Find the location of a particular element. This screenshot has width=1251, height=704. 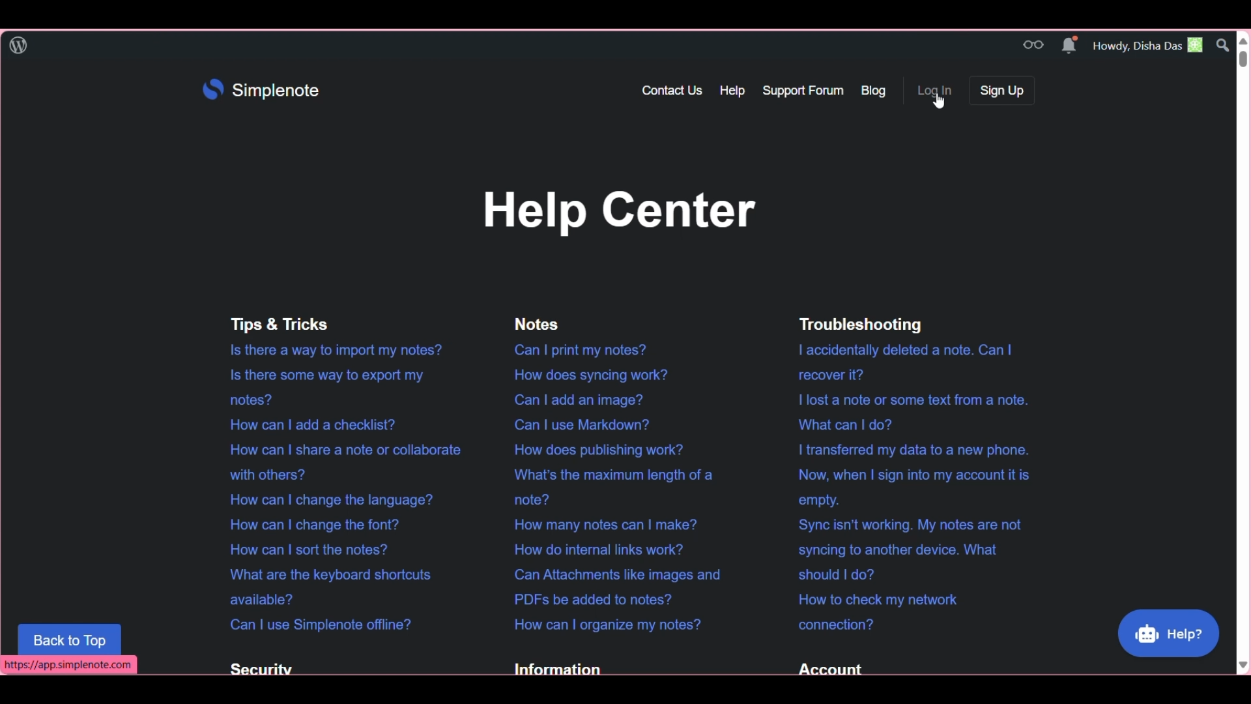

Help is located at coordinates (732, 91).